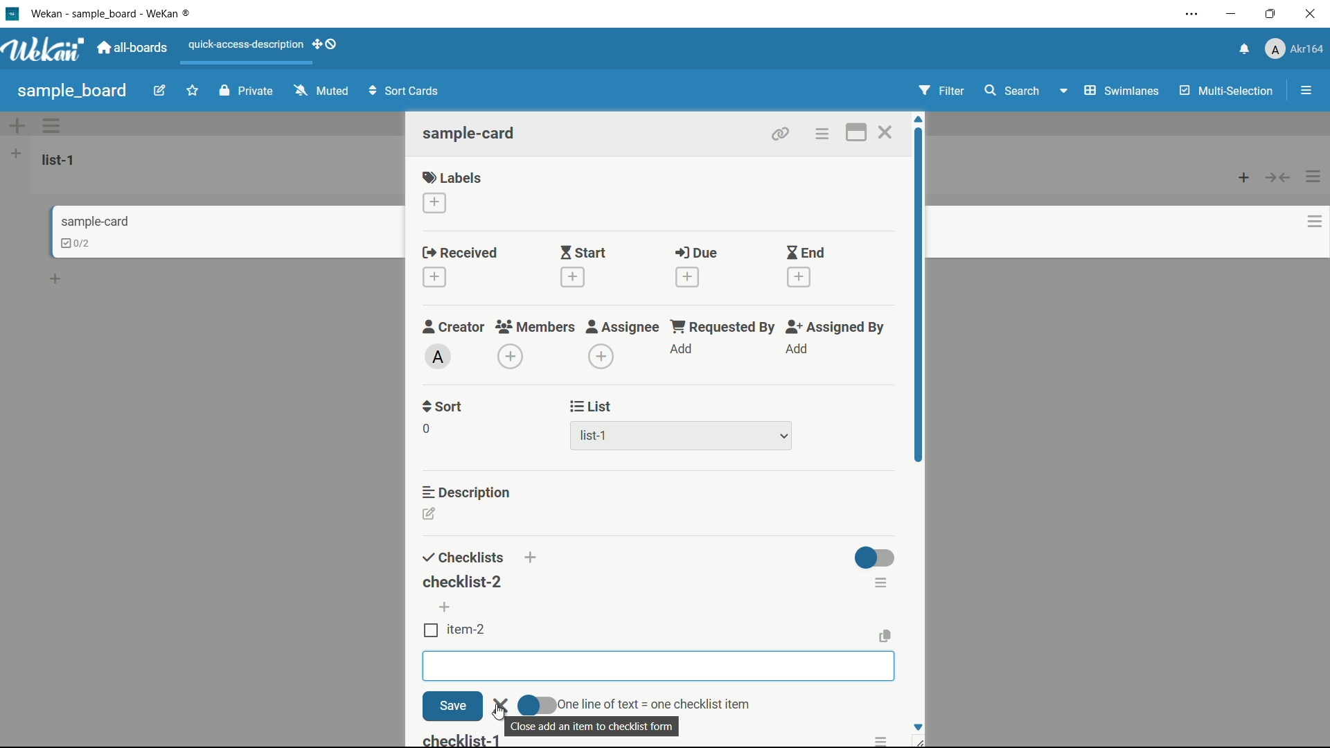 The height and width of the screenshot is (748, 1330). Describe the element at coordinates (592, 407) in the screenshot. I see `list` at that location.